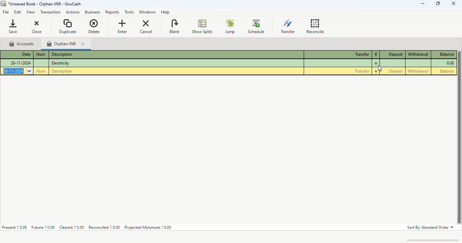 This screenshot has height=243, width=462. Describe the element at coordinates (41, 71) in the screenshot. I see `num` at that location.